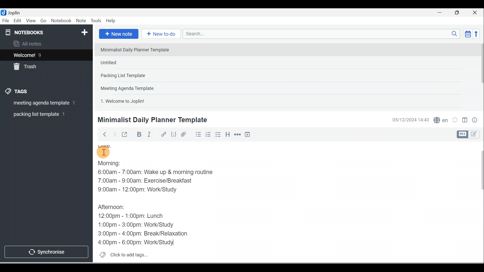 The image size is (484, 272). Describe the element at coordinates (134, 87) in the screenshot. I see `Note 4` at that location.